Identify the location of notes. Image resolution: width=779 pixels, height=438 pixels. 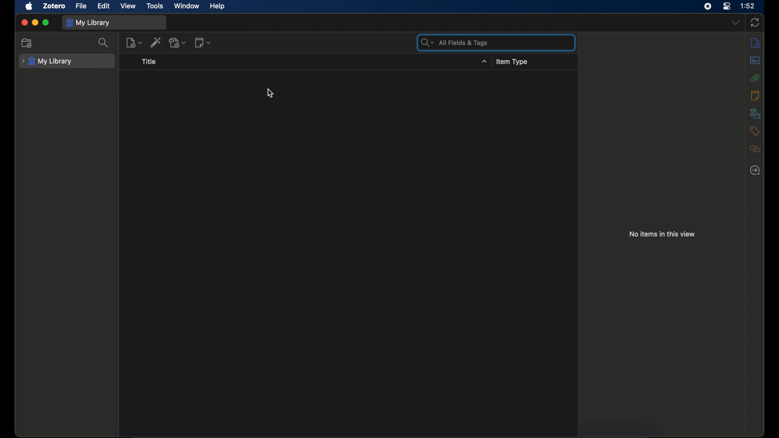
(755, 95).